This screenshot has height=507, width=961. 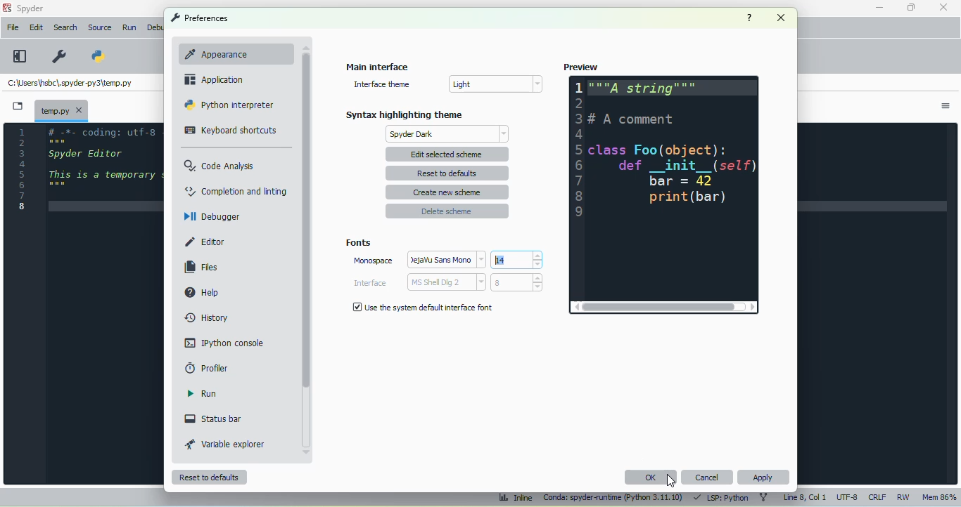 What do you see at coordinates (381, 84) in the screenshot?
I see `interface theme` at bounding box center [381, 84].